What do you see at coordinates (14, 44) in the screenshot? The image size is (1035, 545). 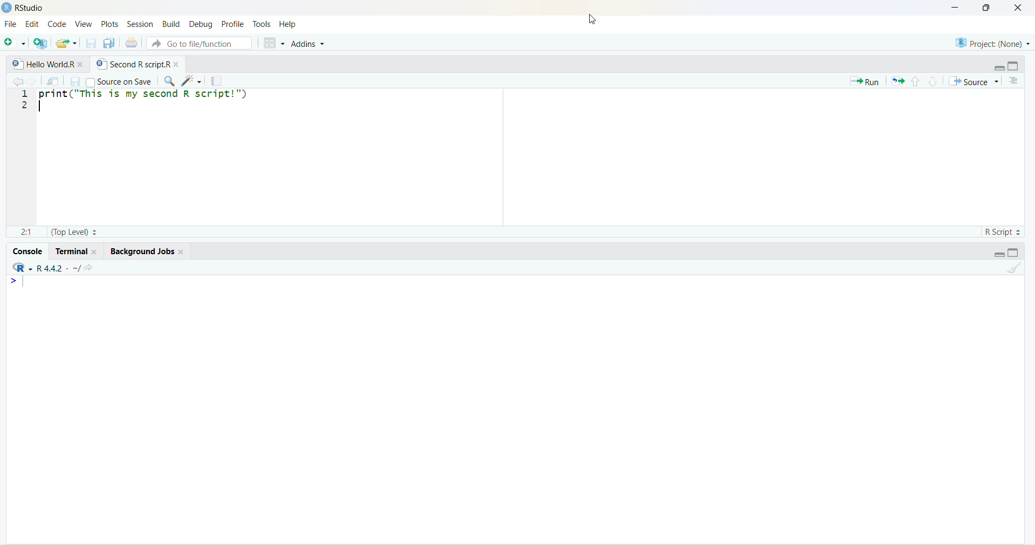 I see `New File` at bounding box center [14, 44].